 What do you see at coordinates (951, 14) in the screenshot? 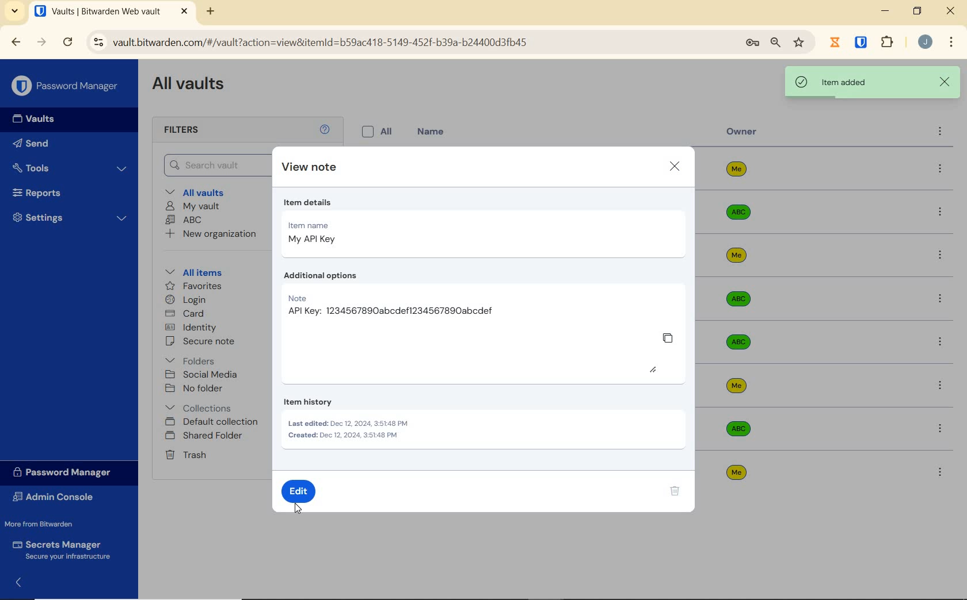
I see `CLOSE` at bounding box center [951, 14].